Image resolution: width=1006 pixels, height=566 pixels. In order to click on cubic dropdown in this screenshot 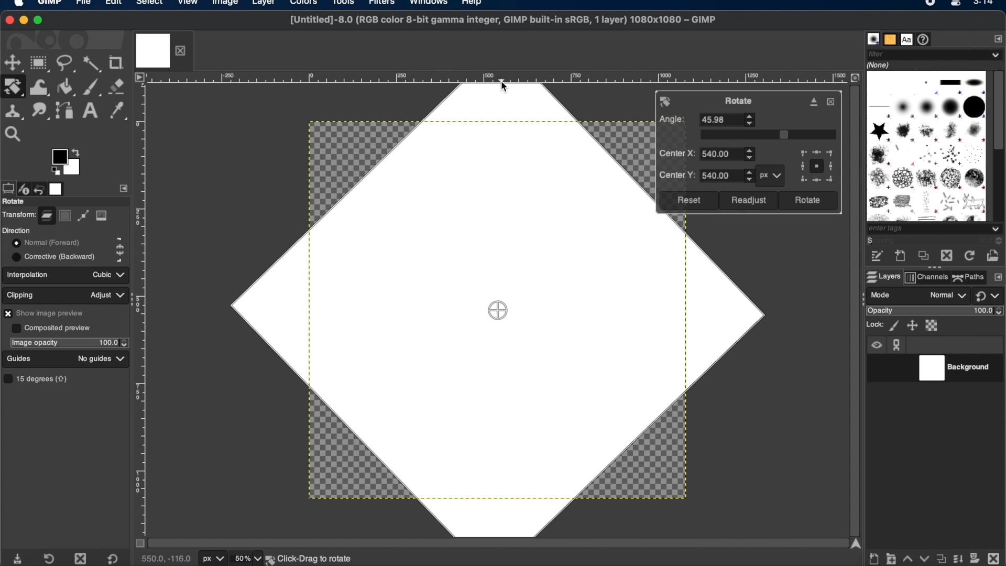, I will do `click(106, 274)`.